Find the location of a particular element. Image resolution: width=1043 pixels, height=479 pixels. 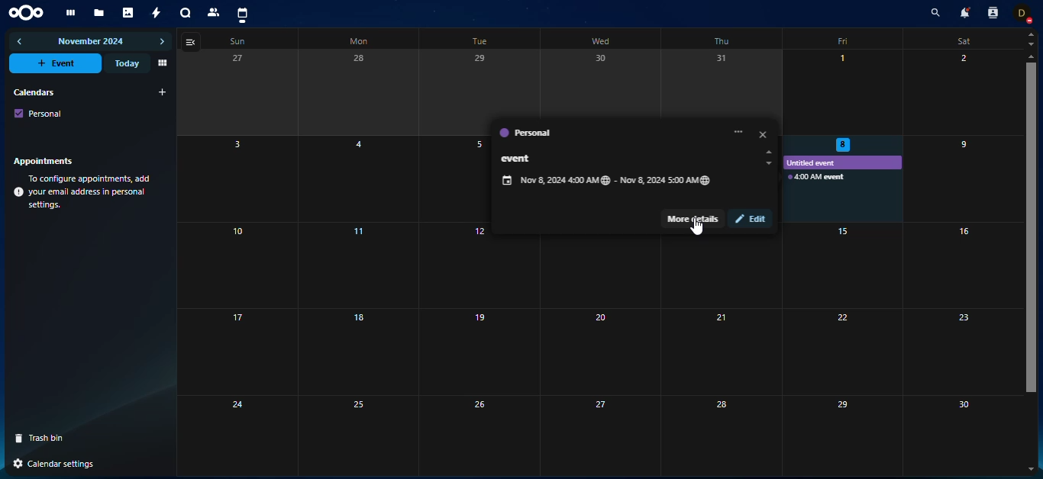

today is located at coordinates (125, 63).